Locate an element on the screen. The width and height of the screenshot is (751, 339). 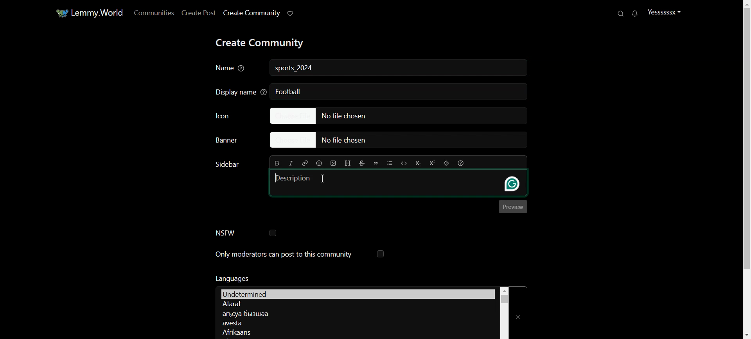
grammarly icon is located at coordinates (512, 184).